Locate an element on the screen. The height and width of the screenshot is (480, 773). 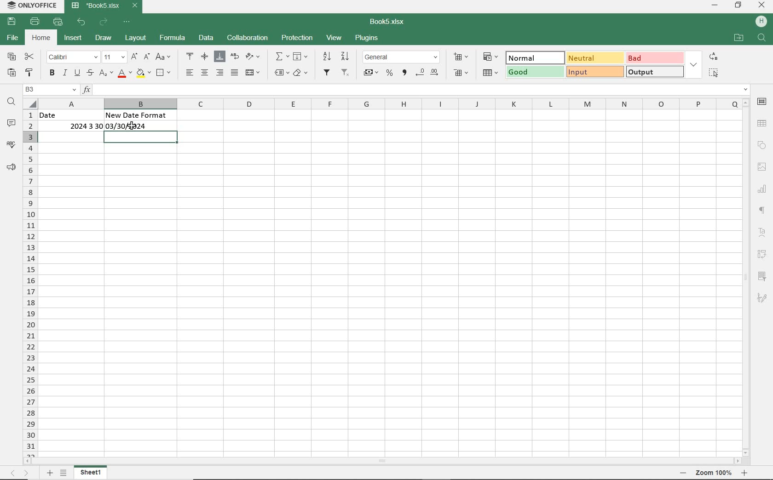
UNDERLINE is located at coordinates (77, 74).